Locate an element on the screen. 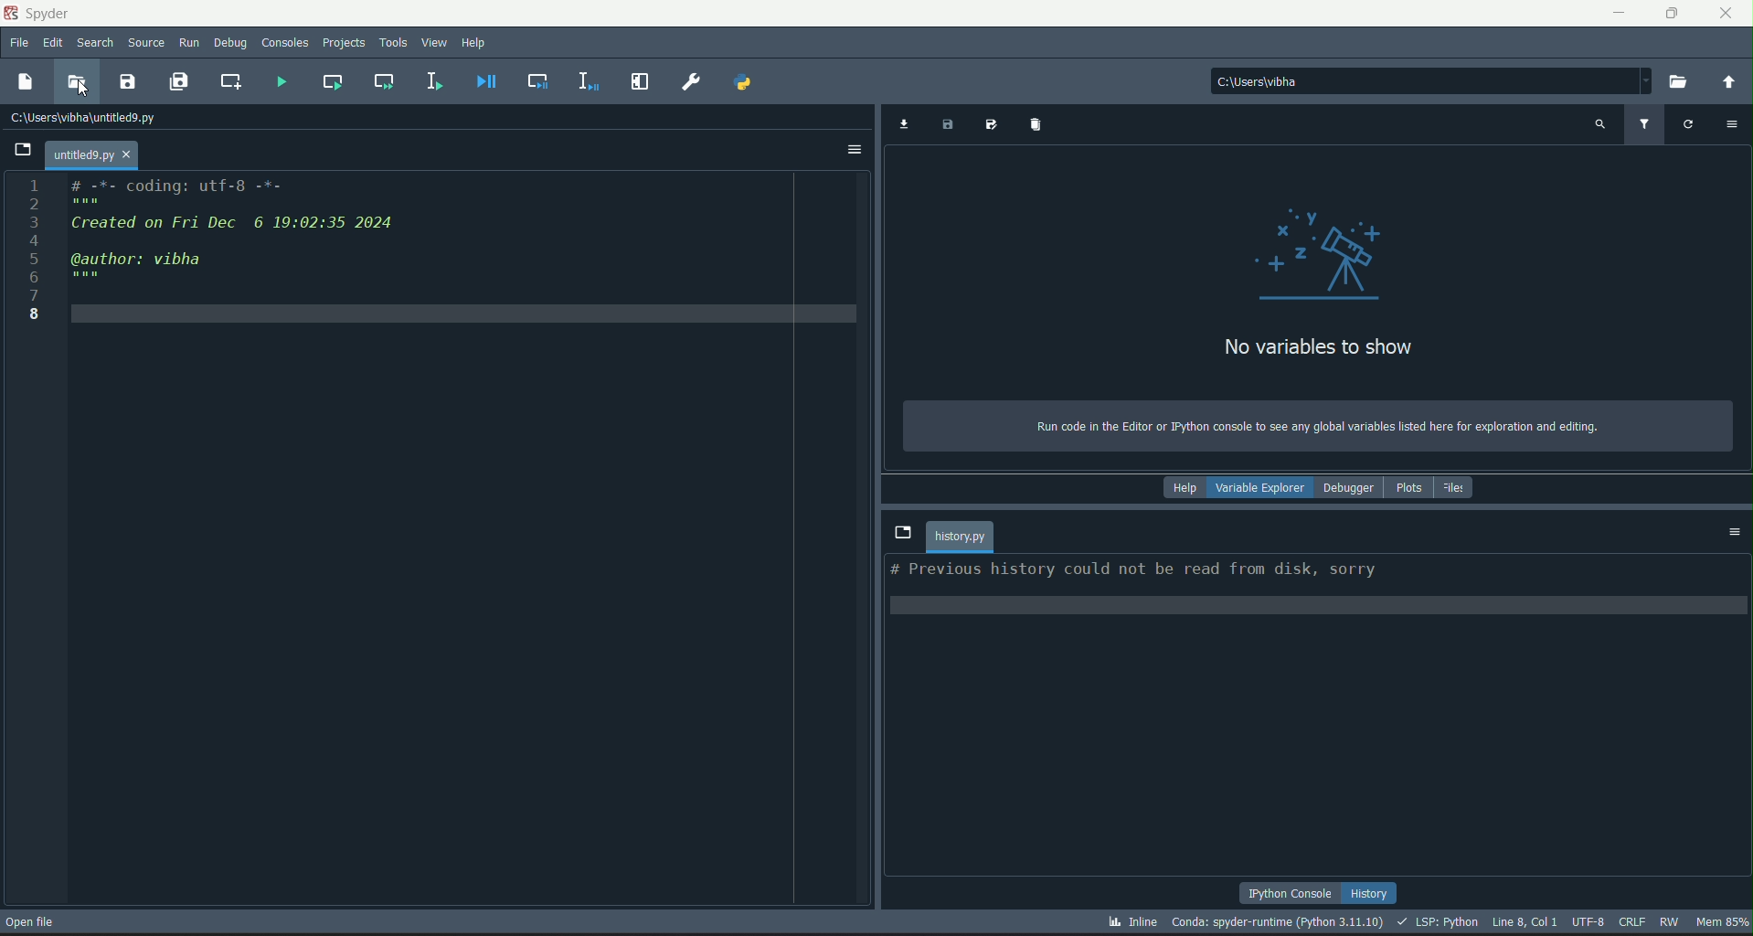 This screenshot has width=1753, height=936. open file is located at coordinates (37, 920).